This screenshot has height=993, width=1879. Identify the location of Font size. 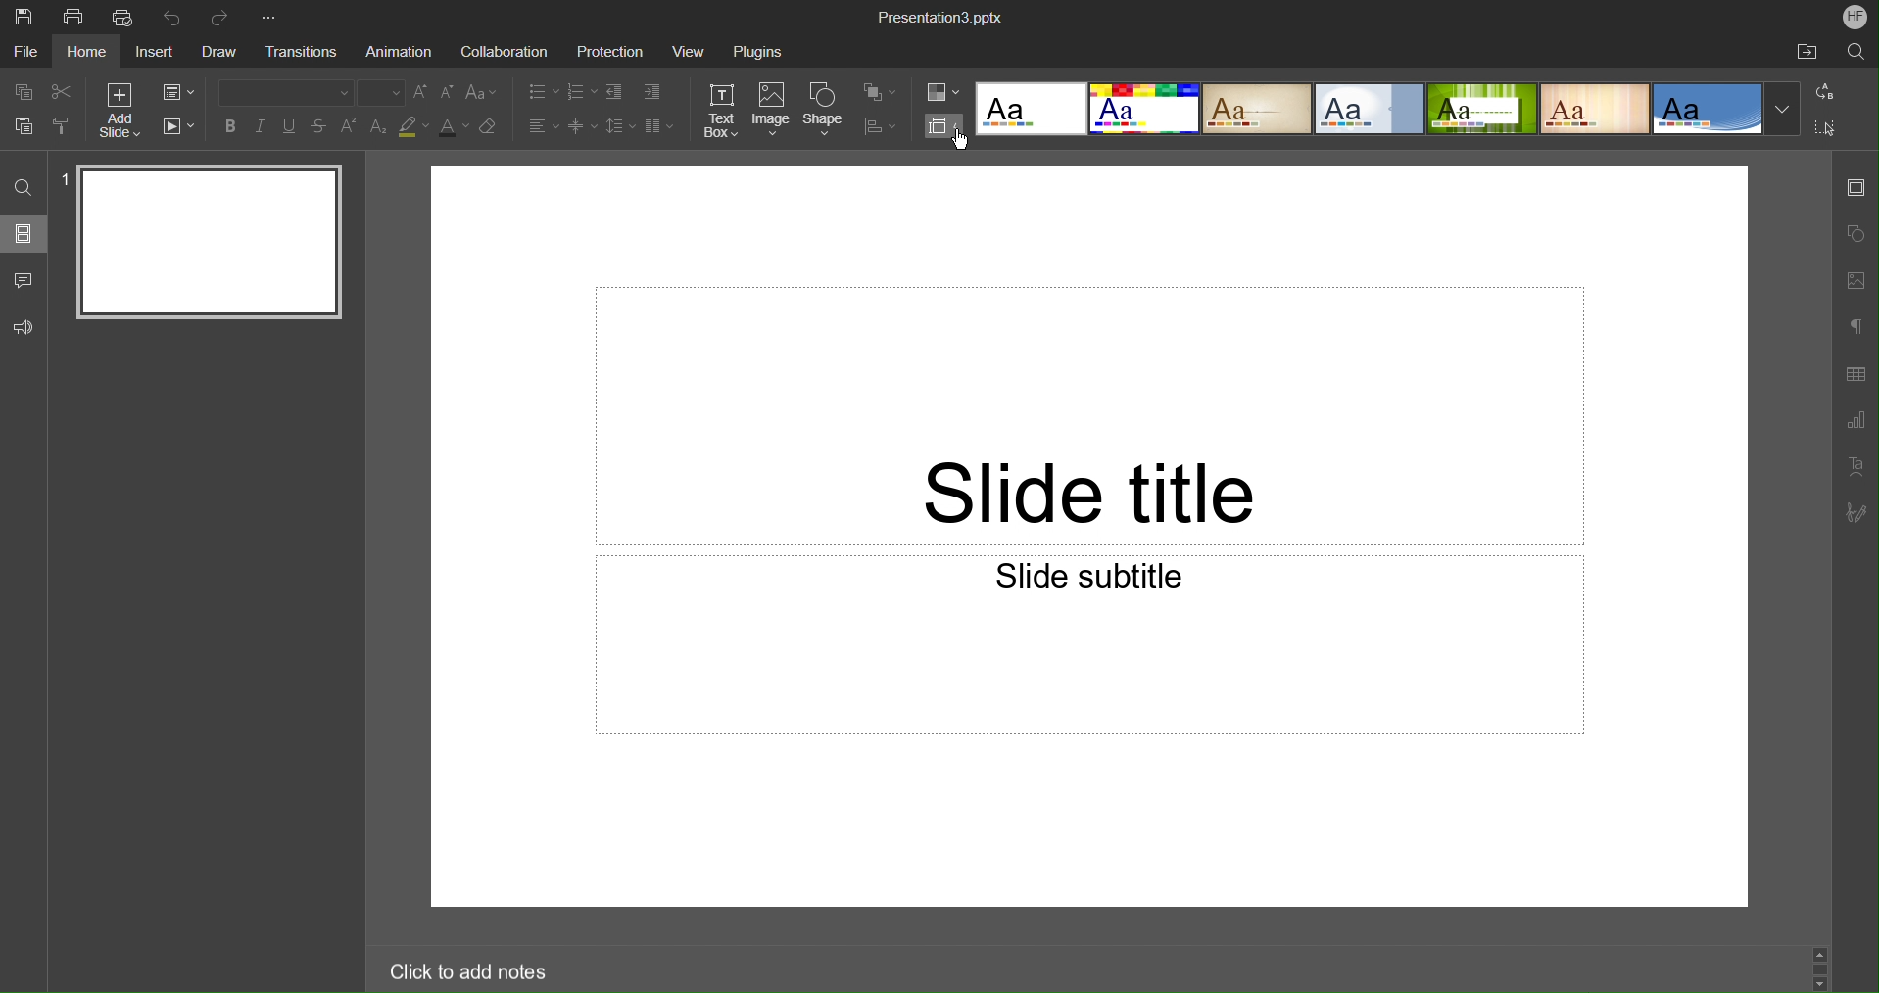
(382, 92).